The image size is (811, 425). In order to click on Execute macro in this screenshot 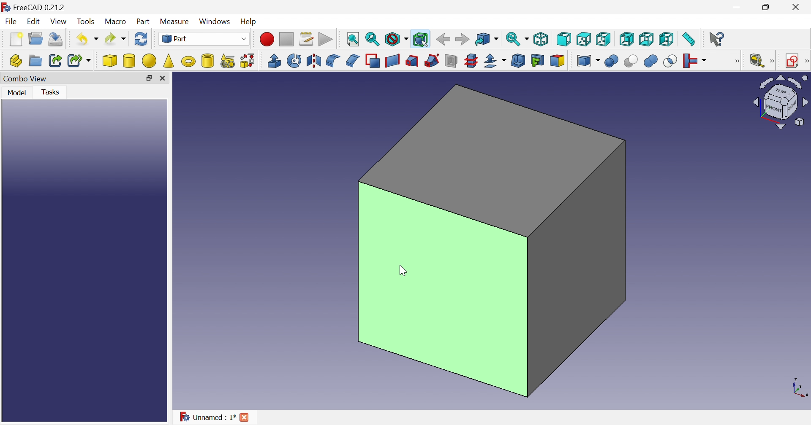, I will do `click(326, 40)`.